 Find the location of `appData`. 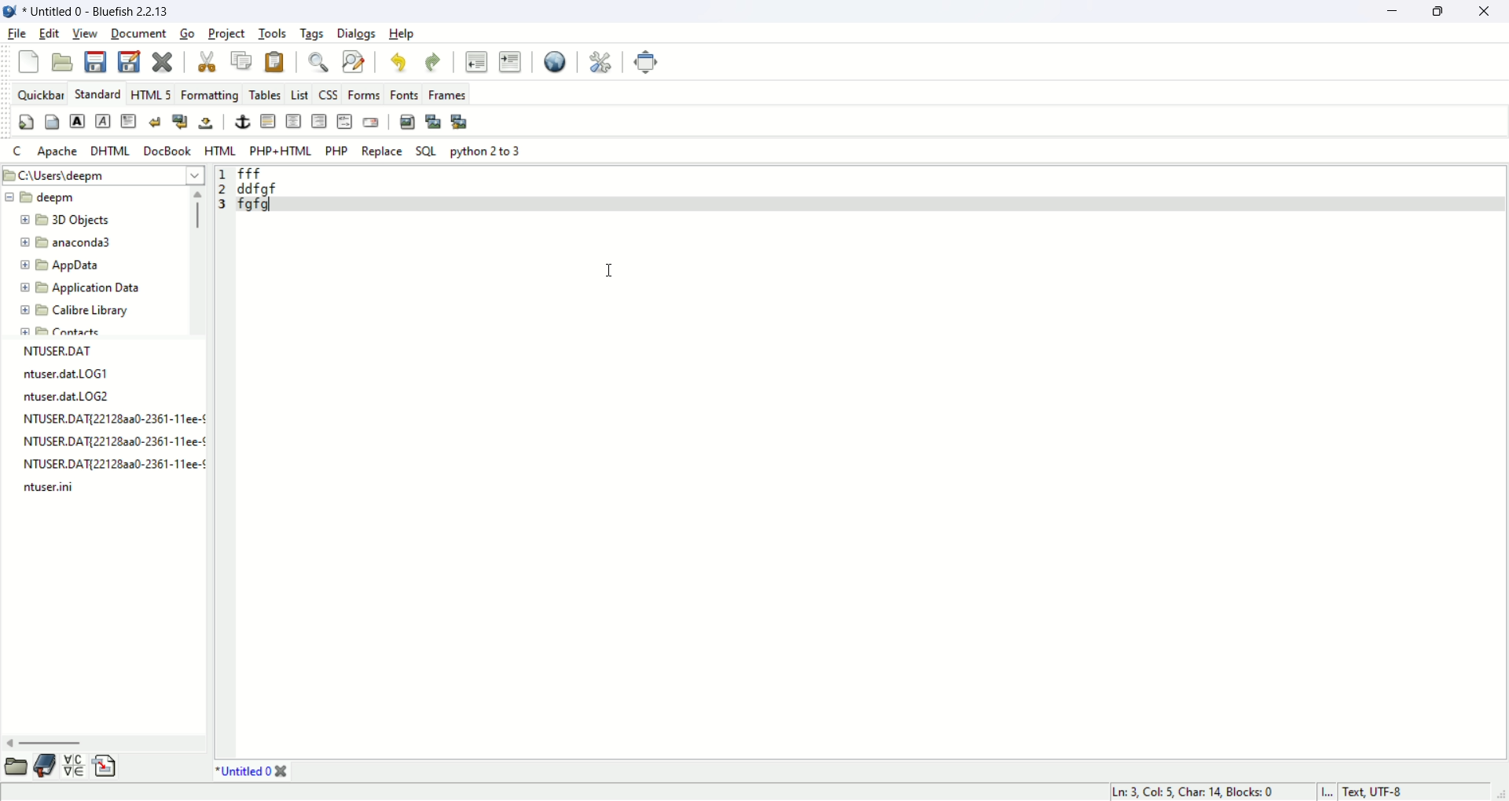

appData is located at coordinates (61, 265).